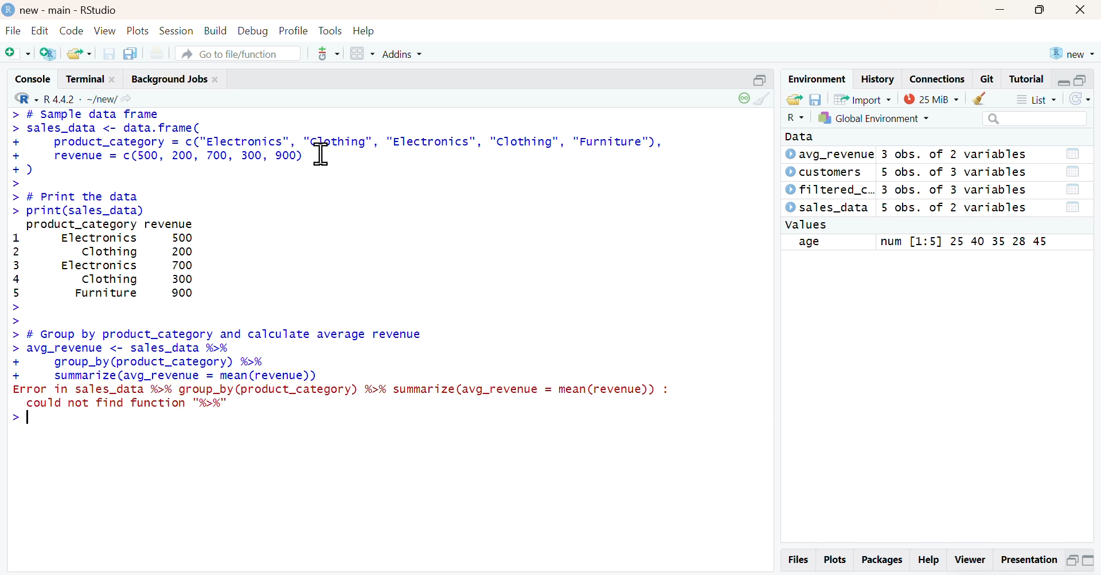 This screenshot has width=1101, height=575. I want to click on Open an Existing File, so click(79, 54).